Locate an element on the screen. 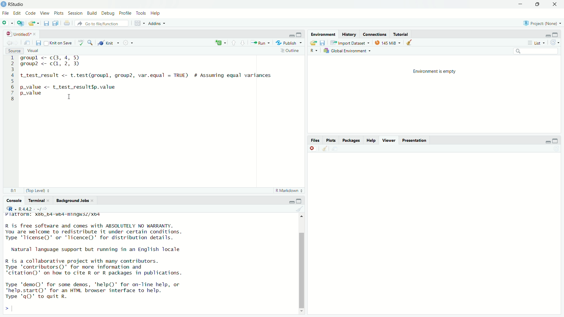 The image size is (564, 317). Terminal is located at coordinates (38, 200).